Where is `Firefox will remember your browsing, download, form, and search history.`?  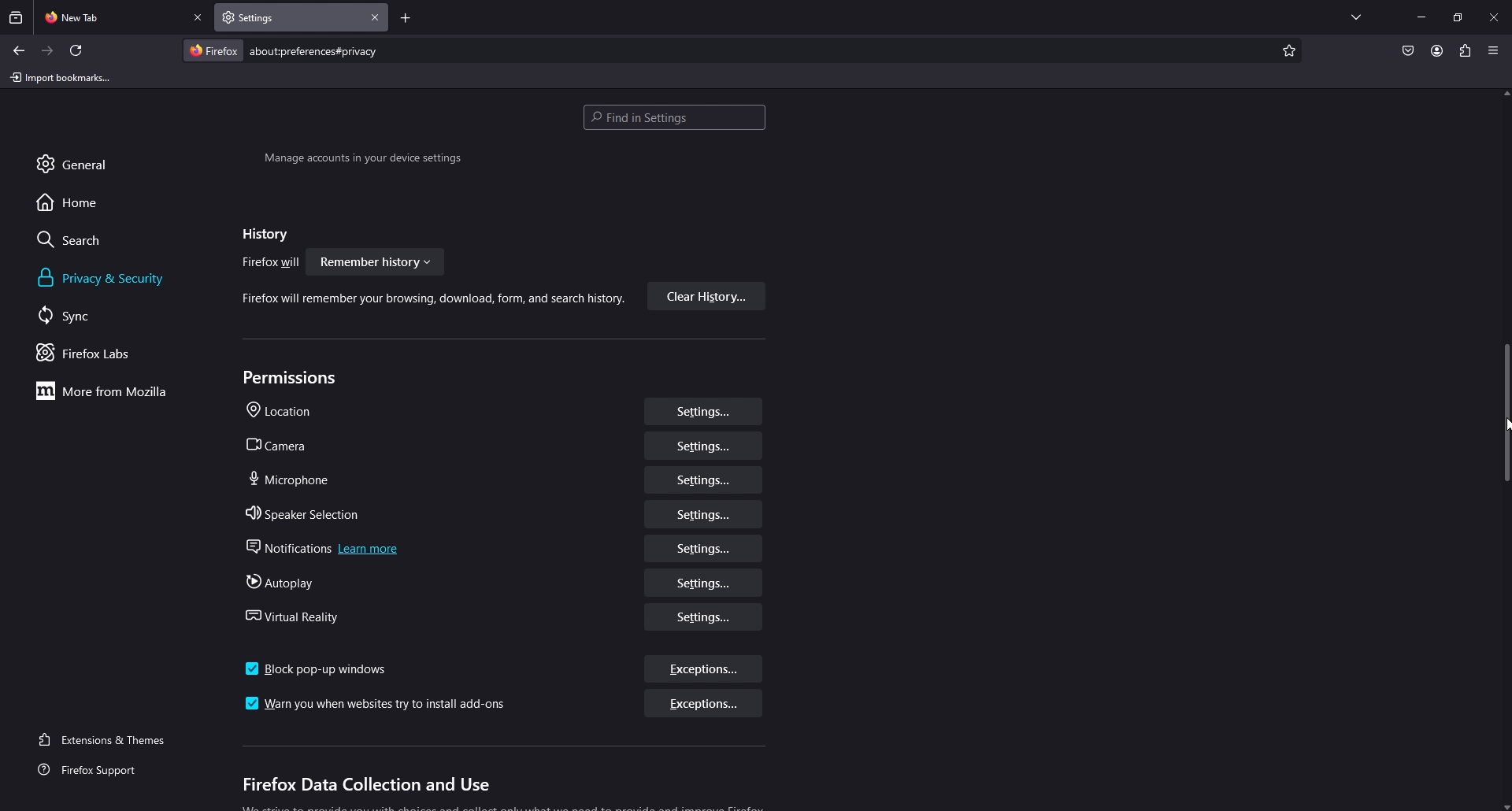
Firefox will remember your browsing, download, form, and search history. is located at coordinates (425, 302).